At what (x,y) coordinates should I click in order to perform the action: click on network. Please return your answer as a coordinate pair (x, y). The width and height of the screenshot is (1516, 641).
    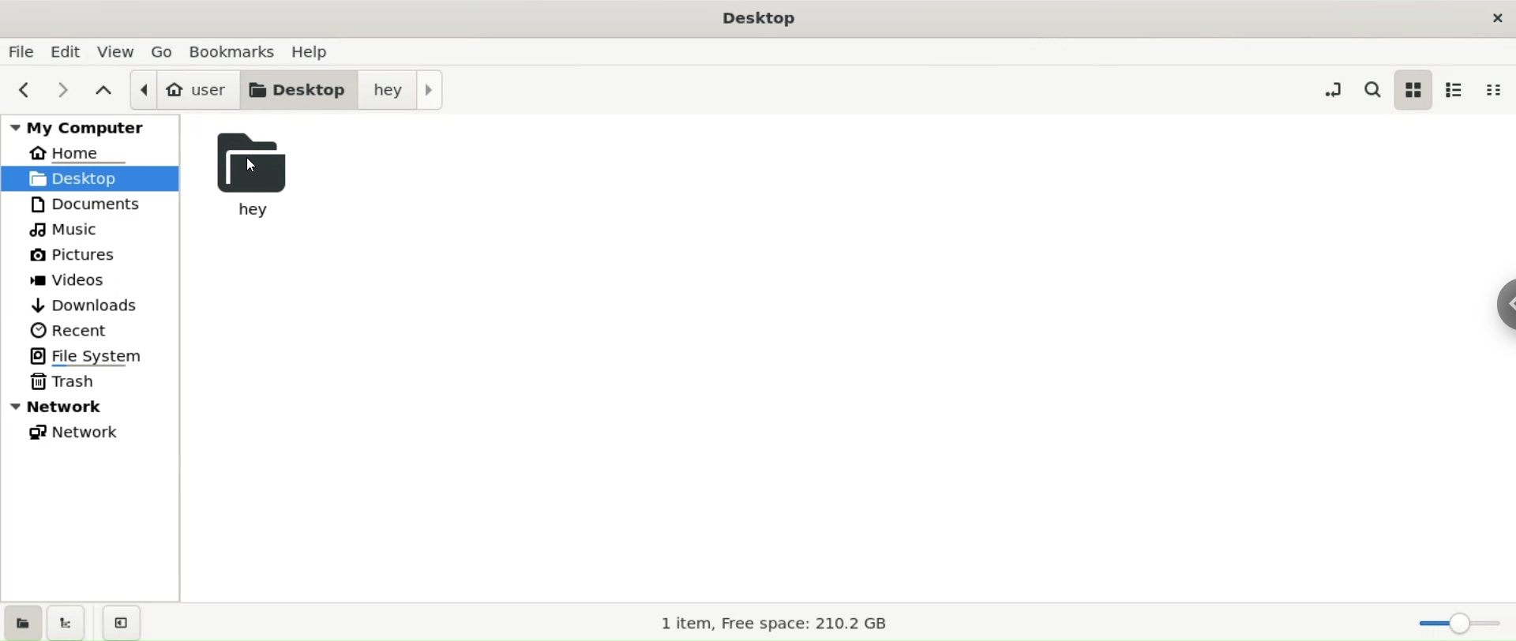
    Looking at the image, I should click on (92, 433).